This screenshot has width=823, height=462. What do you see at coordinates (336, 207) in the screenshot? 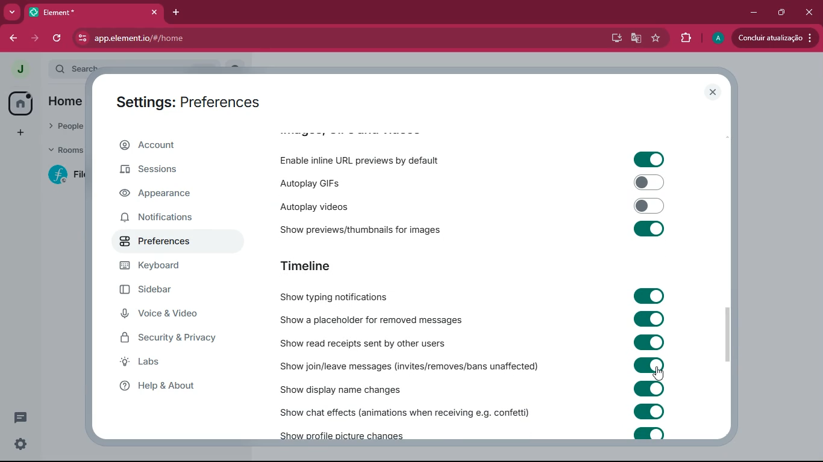
I see `autoplay videos` at bounding box center [336, 207].